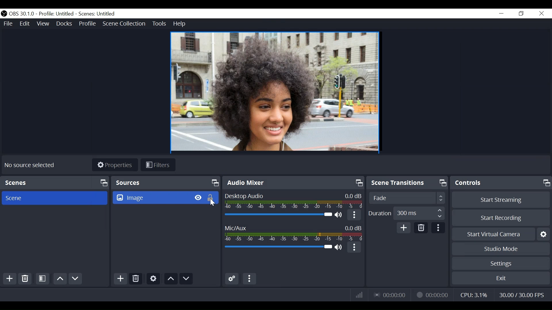  What do you see at coordinates (211, 198) in the screenshot?
I see `(un)lock` at bounding box center [211, 198].